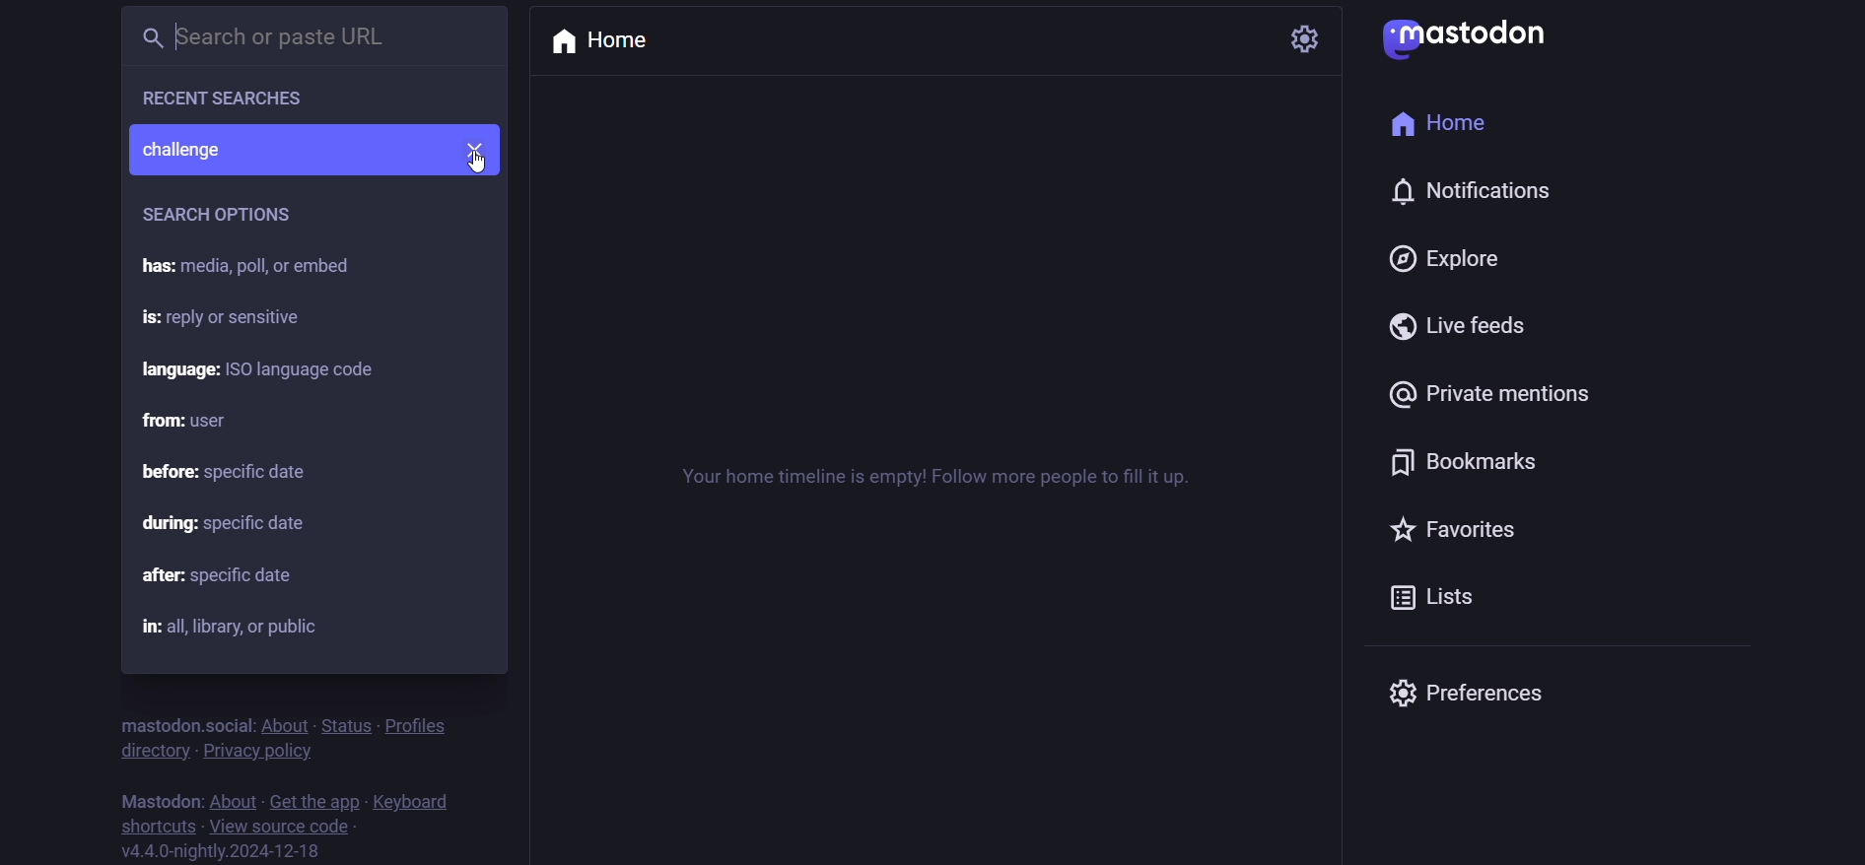  Describe the element at coordinates (417, 723) in the screenshot. I see `profile` at that location.